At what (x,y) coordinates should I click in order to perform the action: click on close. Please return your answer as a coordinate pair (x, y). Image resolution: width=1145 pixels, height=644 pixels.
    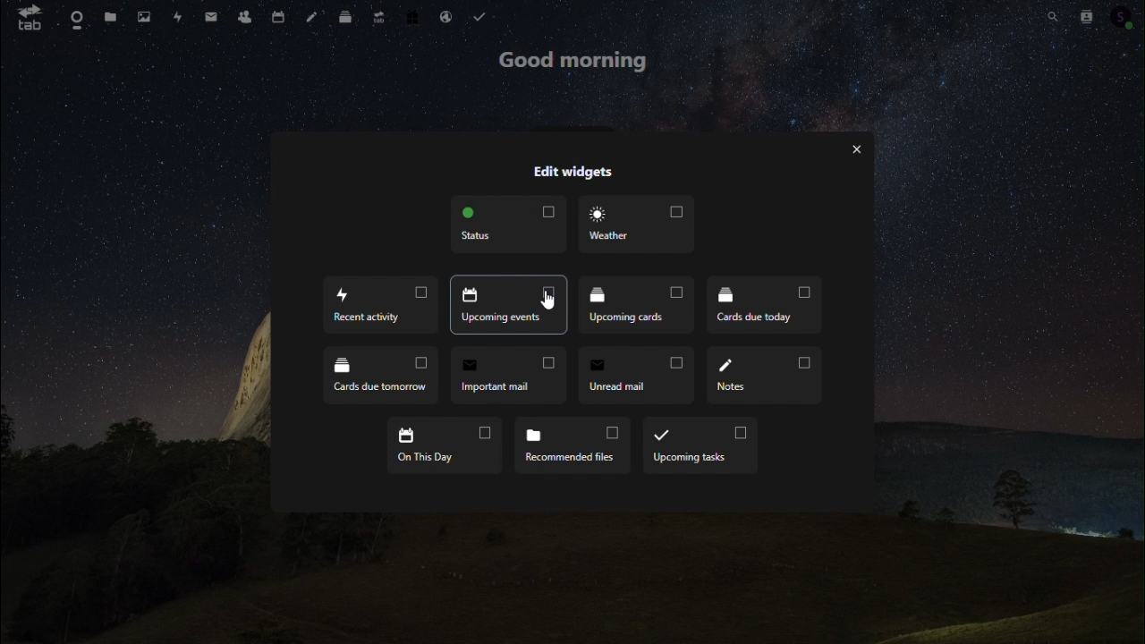
    Looking at the image, I should click on (856, 150).